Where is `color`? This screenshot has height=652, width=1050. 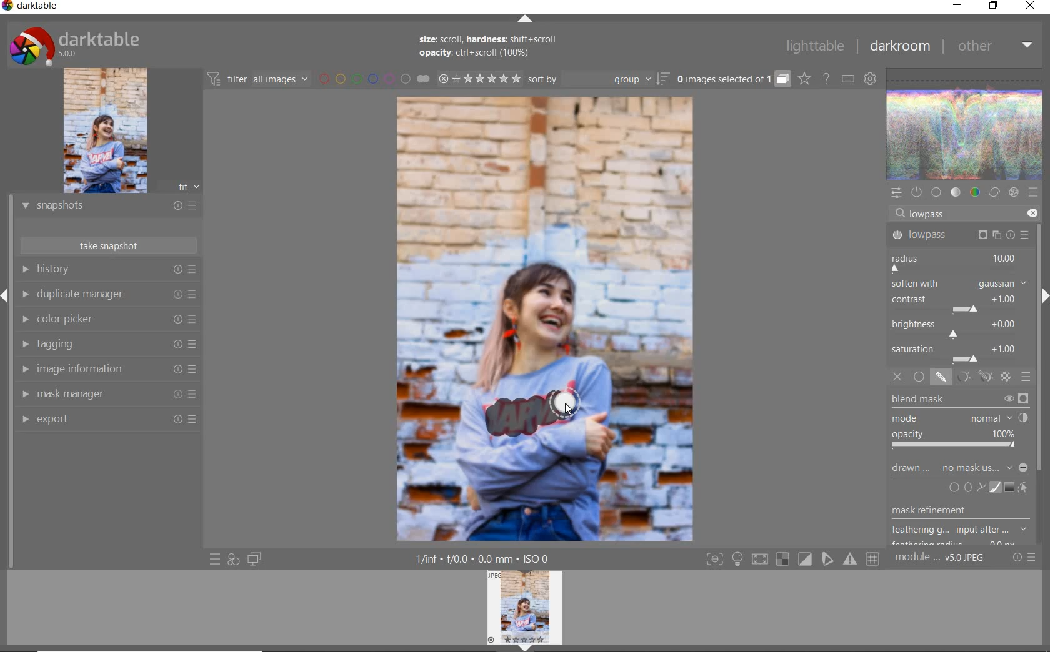
color is located at coordinates (974, 193).